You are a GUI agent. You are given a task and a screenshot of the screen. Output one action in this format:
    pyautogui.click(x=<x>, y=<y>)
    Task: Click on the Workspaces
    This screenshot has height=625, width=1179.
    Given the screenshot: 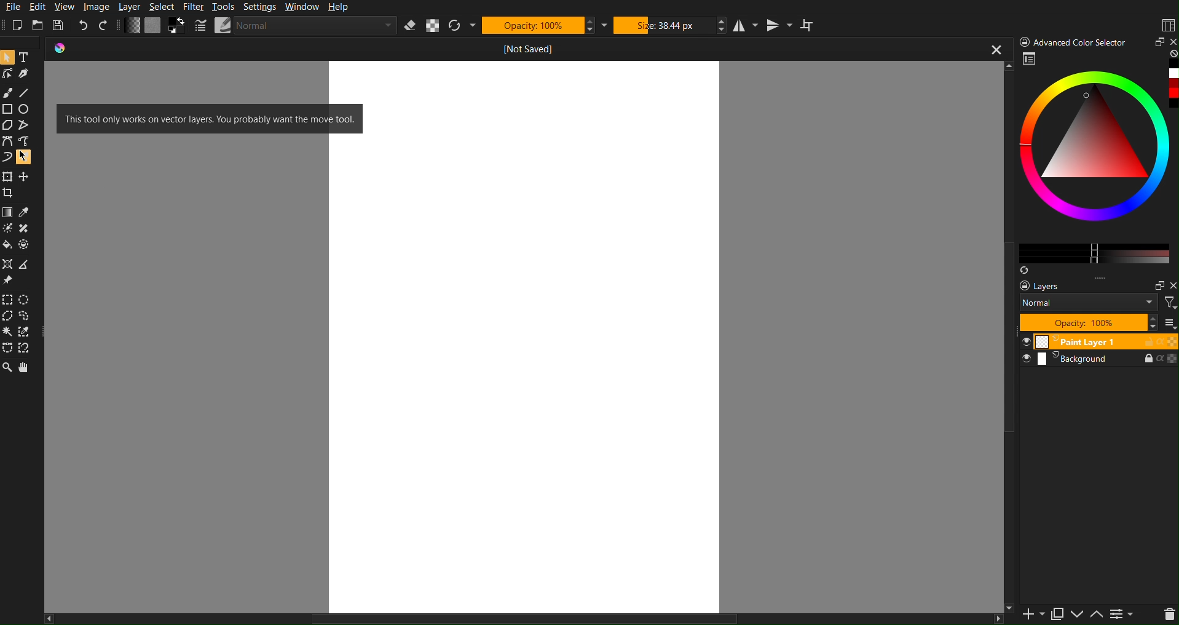 What is the action you would take?
    pyautogui.click(x=1167, y=24)
    